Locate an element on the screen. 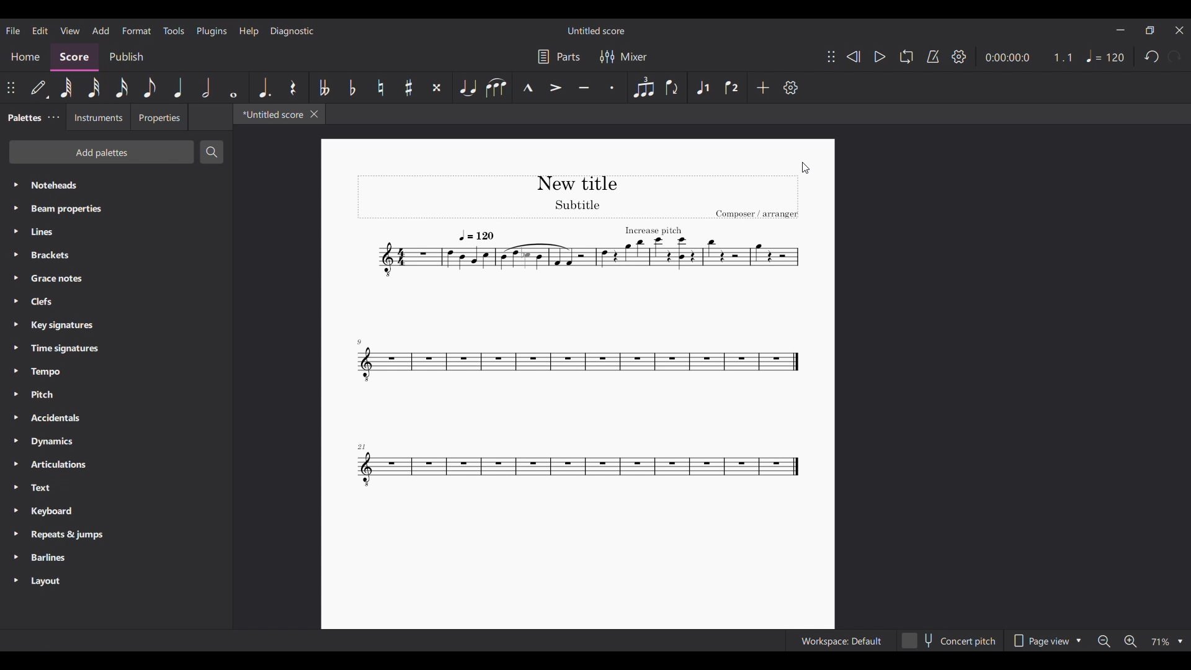 This screenshot has height=670, width=1191. Rest is located at coordinates (293, 87).